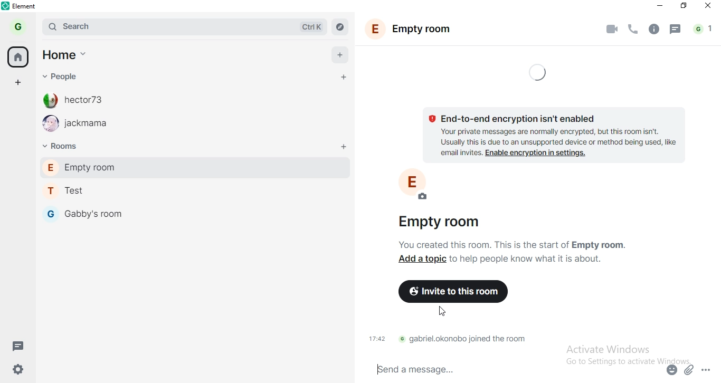  Describe the element at coordinates (634, 28) in the screenshot. I see `phone` at that location.